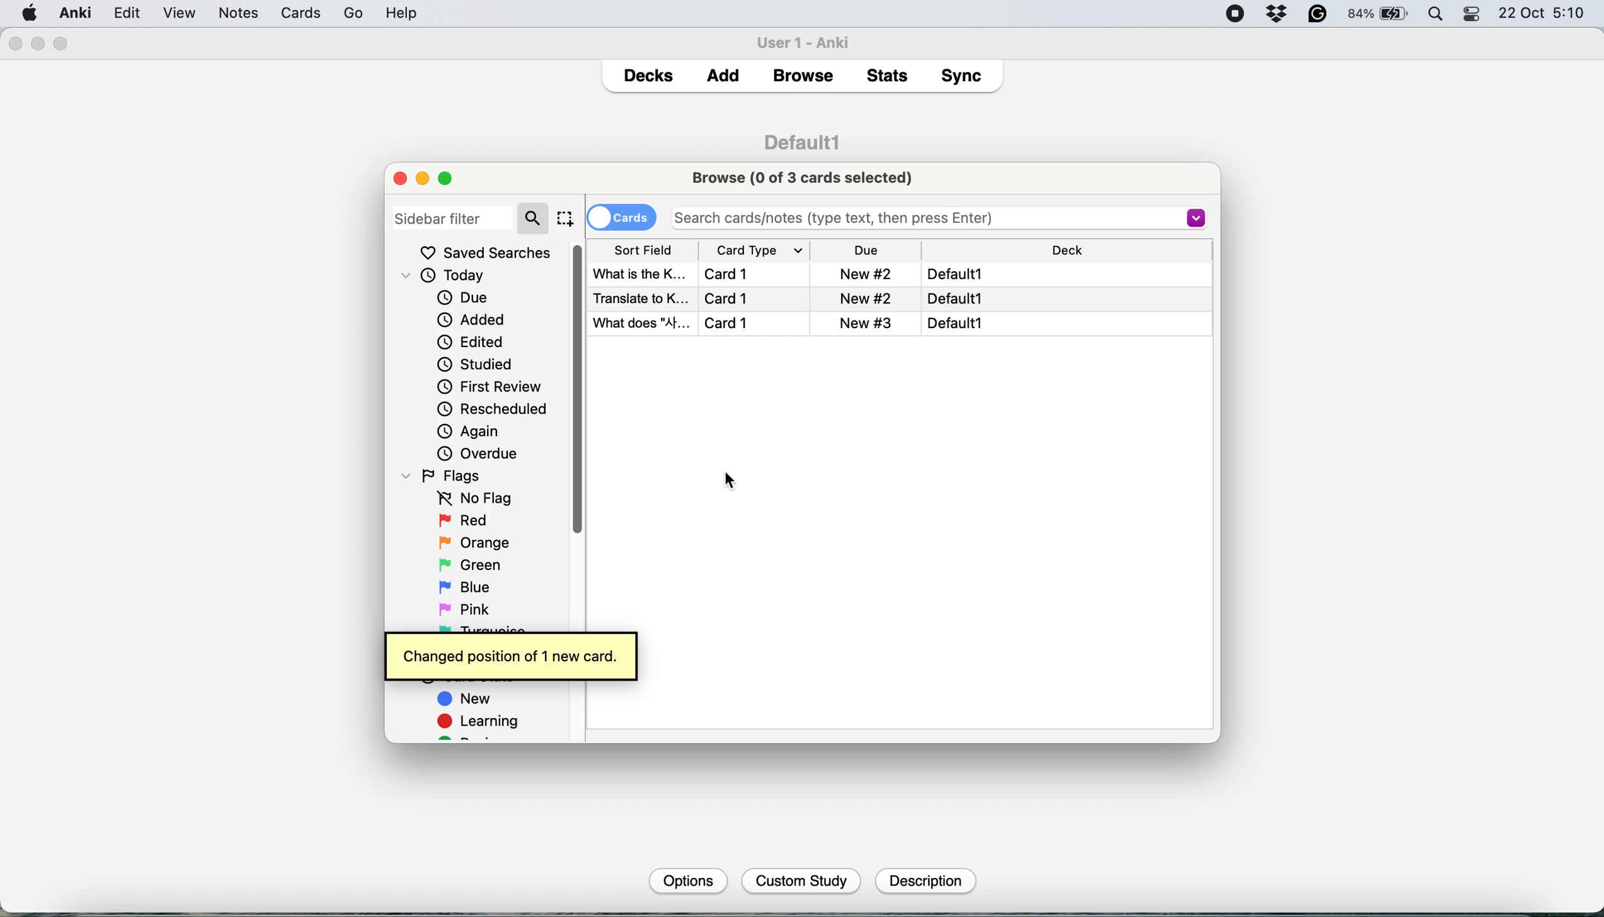 The width and height of the screenshot is (1604, 917). Describe the element at coordinates (810, 40) in the screenshot. I see `user 1 - Anki` at that location.